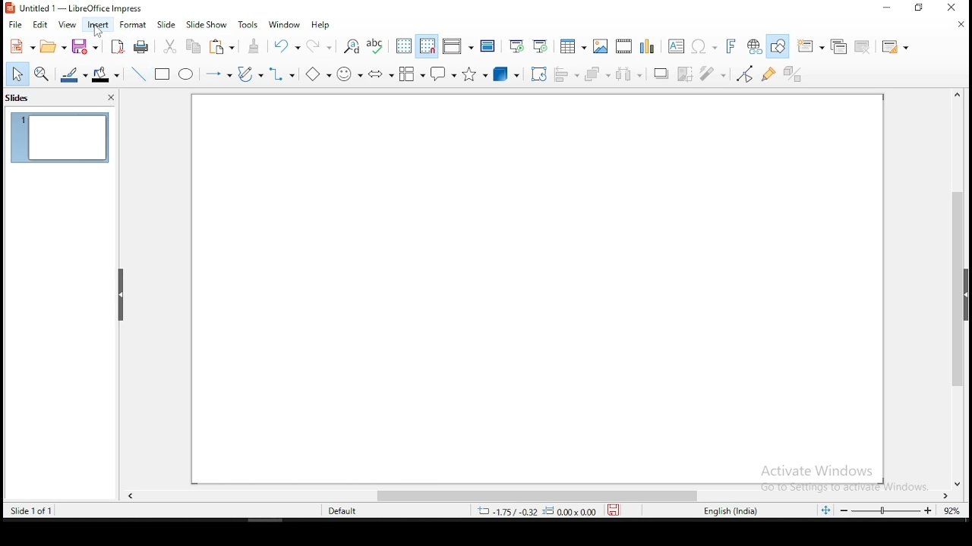  I want to click on start from current slide, so click(543, 45).